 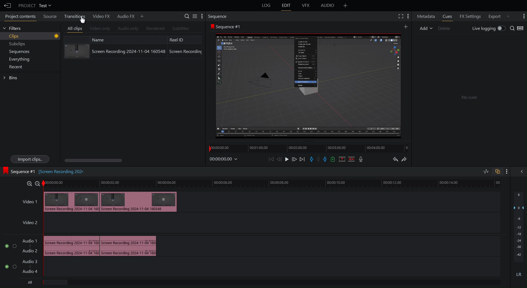 What do you see at coordinates (447, 16) in the screenshot?
I see `Cues` at bounding box center [447, 16].